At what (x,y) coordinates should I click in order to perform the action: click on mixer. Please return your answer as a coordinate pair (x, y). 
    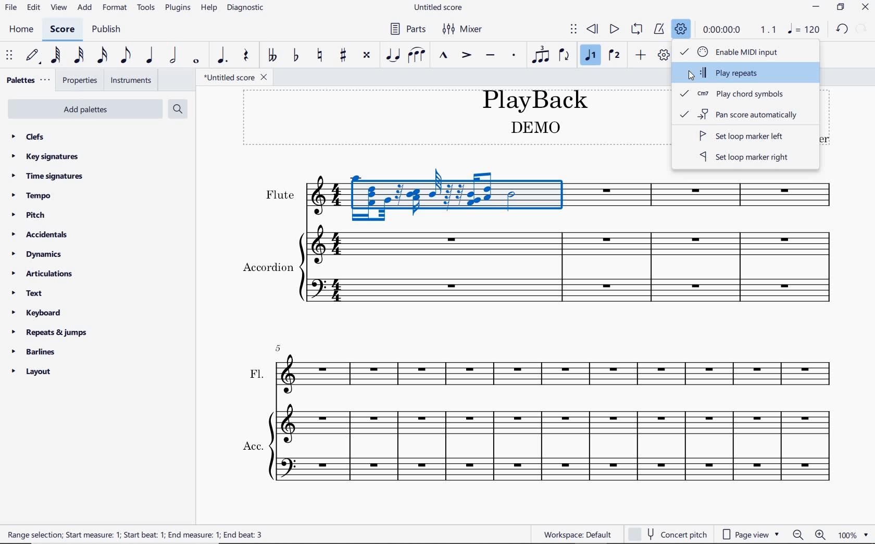
    Looking at the image, I should click on (461, 29).